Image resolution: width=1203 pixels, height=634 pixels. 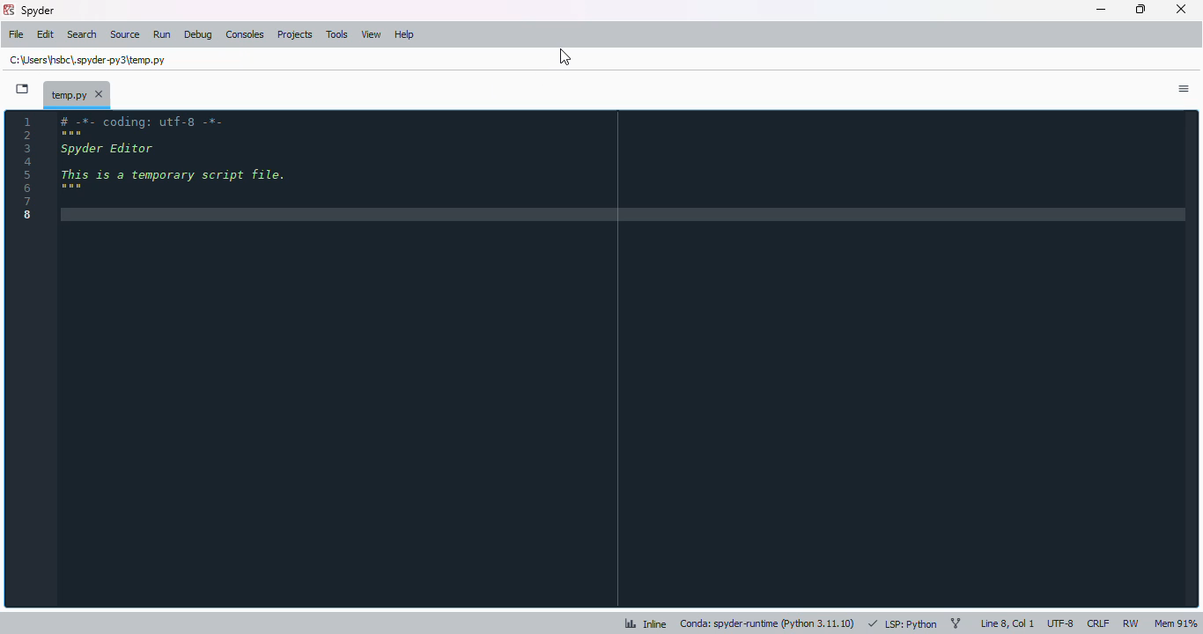 What do you see at coordinates (245, 33) in the screenshot?
I see `consoles` at bounding box center [245, 33].